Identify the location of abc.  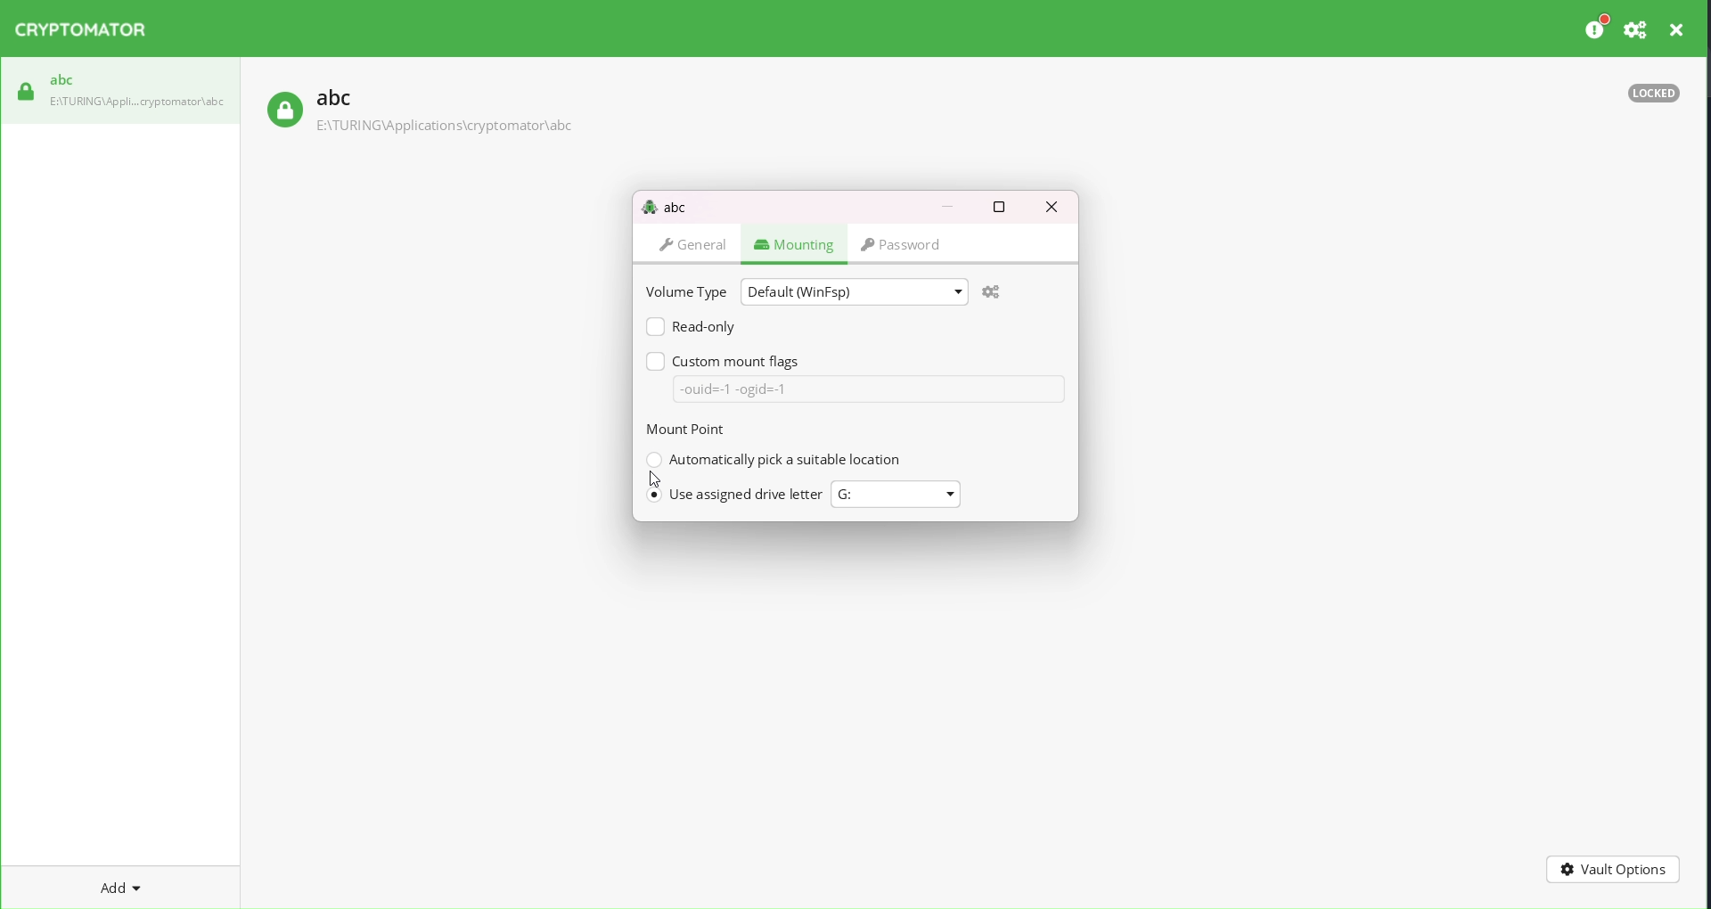
(664, 205).